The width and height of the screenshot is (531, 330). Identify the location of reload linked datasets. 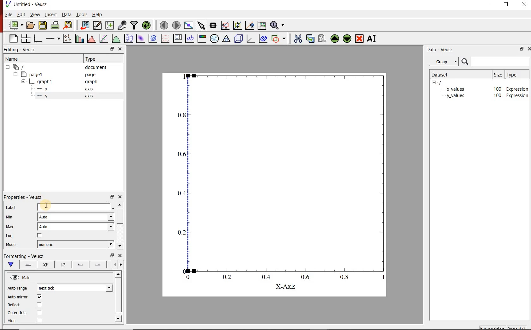
(146, 26).